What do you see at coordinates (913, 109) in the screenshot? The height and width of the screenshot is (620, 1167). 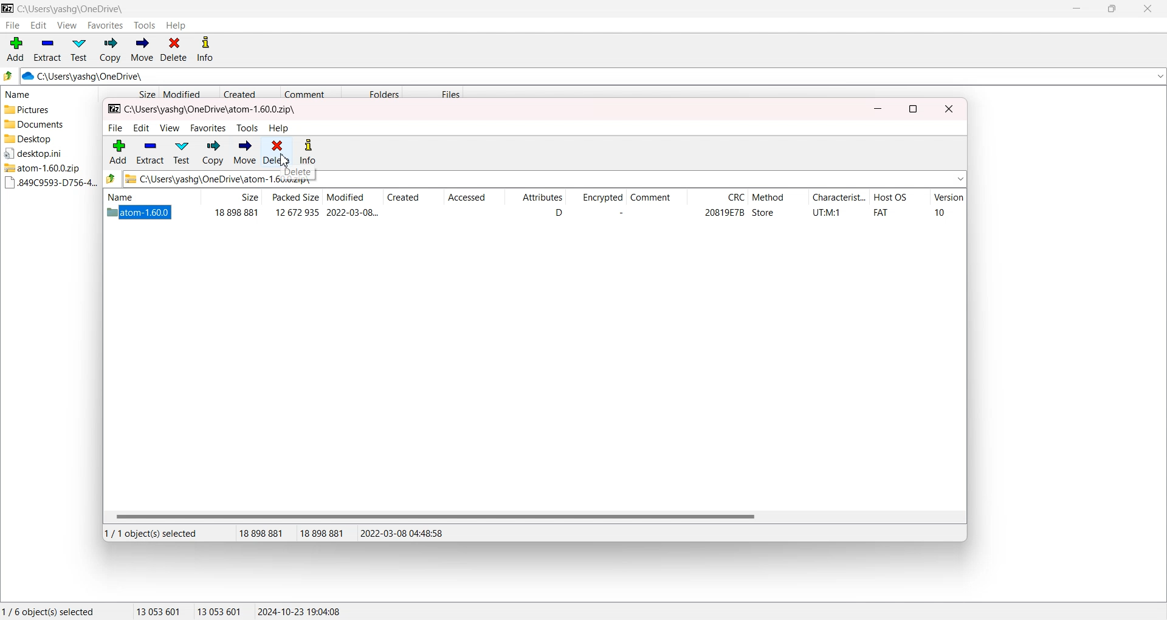 I see `maximize` at bounding box center [913, 109].